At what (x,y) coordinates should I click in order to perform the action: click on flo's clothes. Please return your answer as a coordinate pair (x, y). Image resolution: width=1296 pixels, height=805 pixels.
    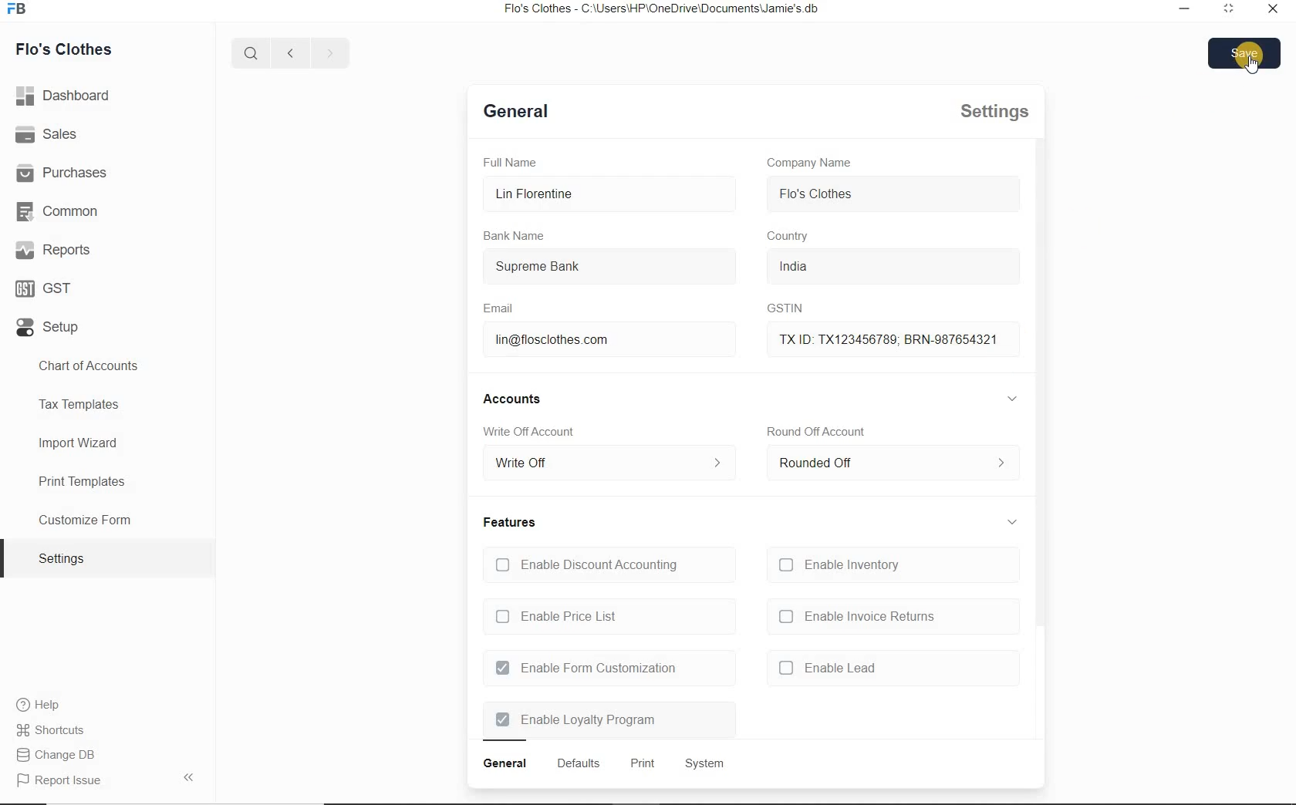
    Looking at the image, I should click on (817, 194).